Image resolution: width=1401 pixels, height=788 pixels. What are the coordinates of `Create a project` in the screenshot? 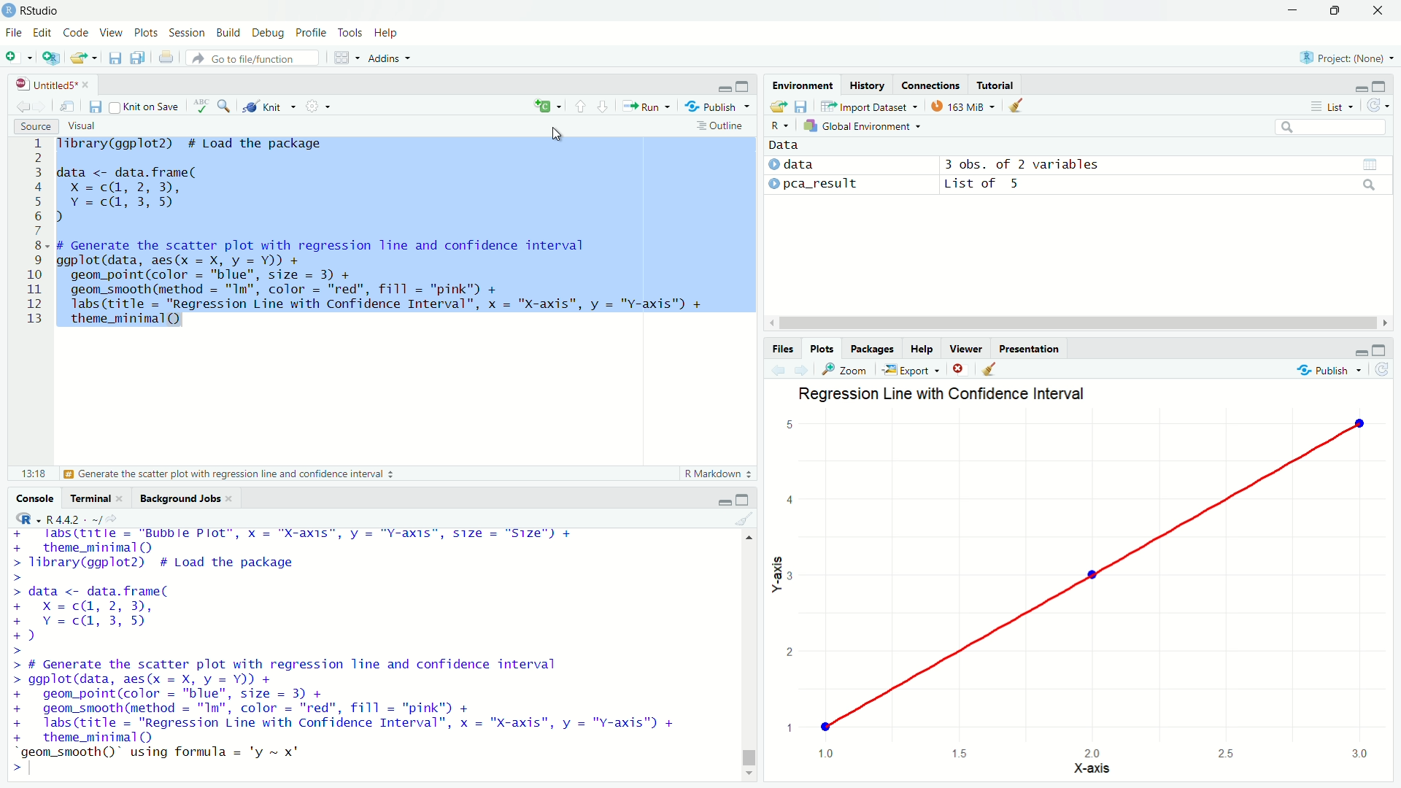 It's located at (50, 58).